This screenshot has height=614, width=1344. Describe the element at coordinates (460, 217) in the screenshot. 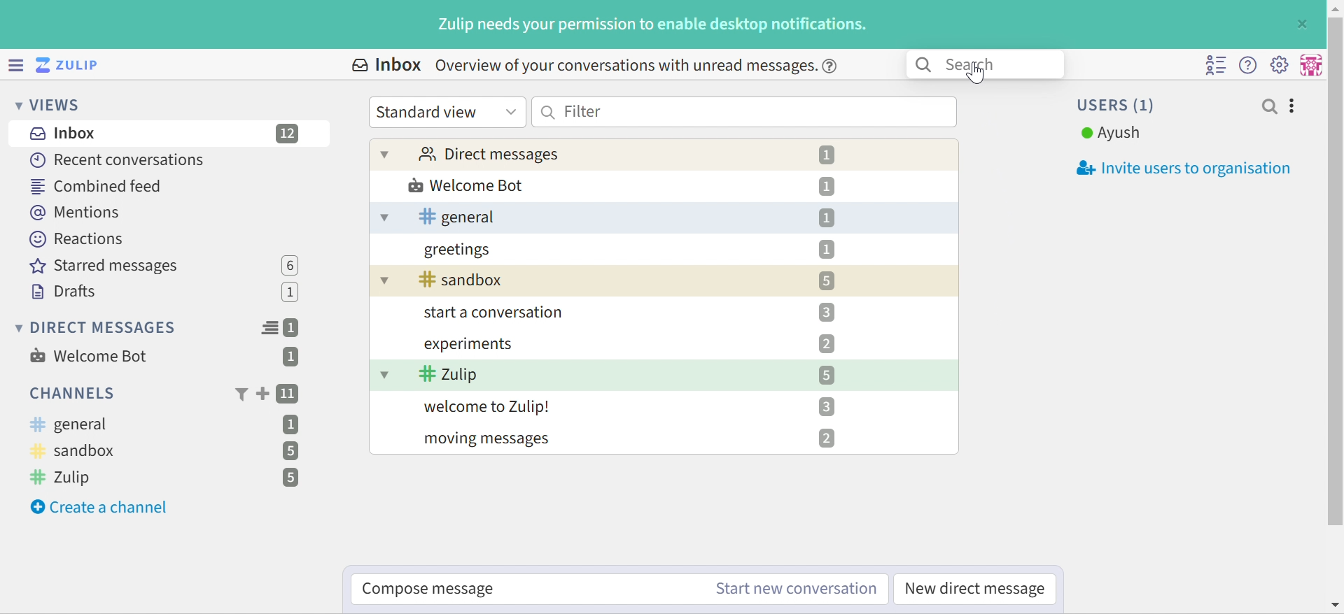

I see `#general` at that location.